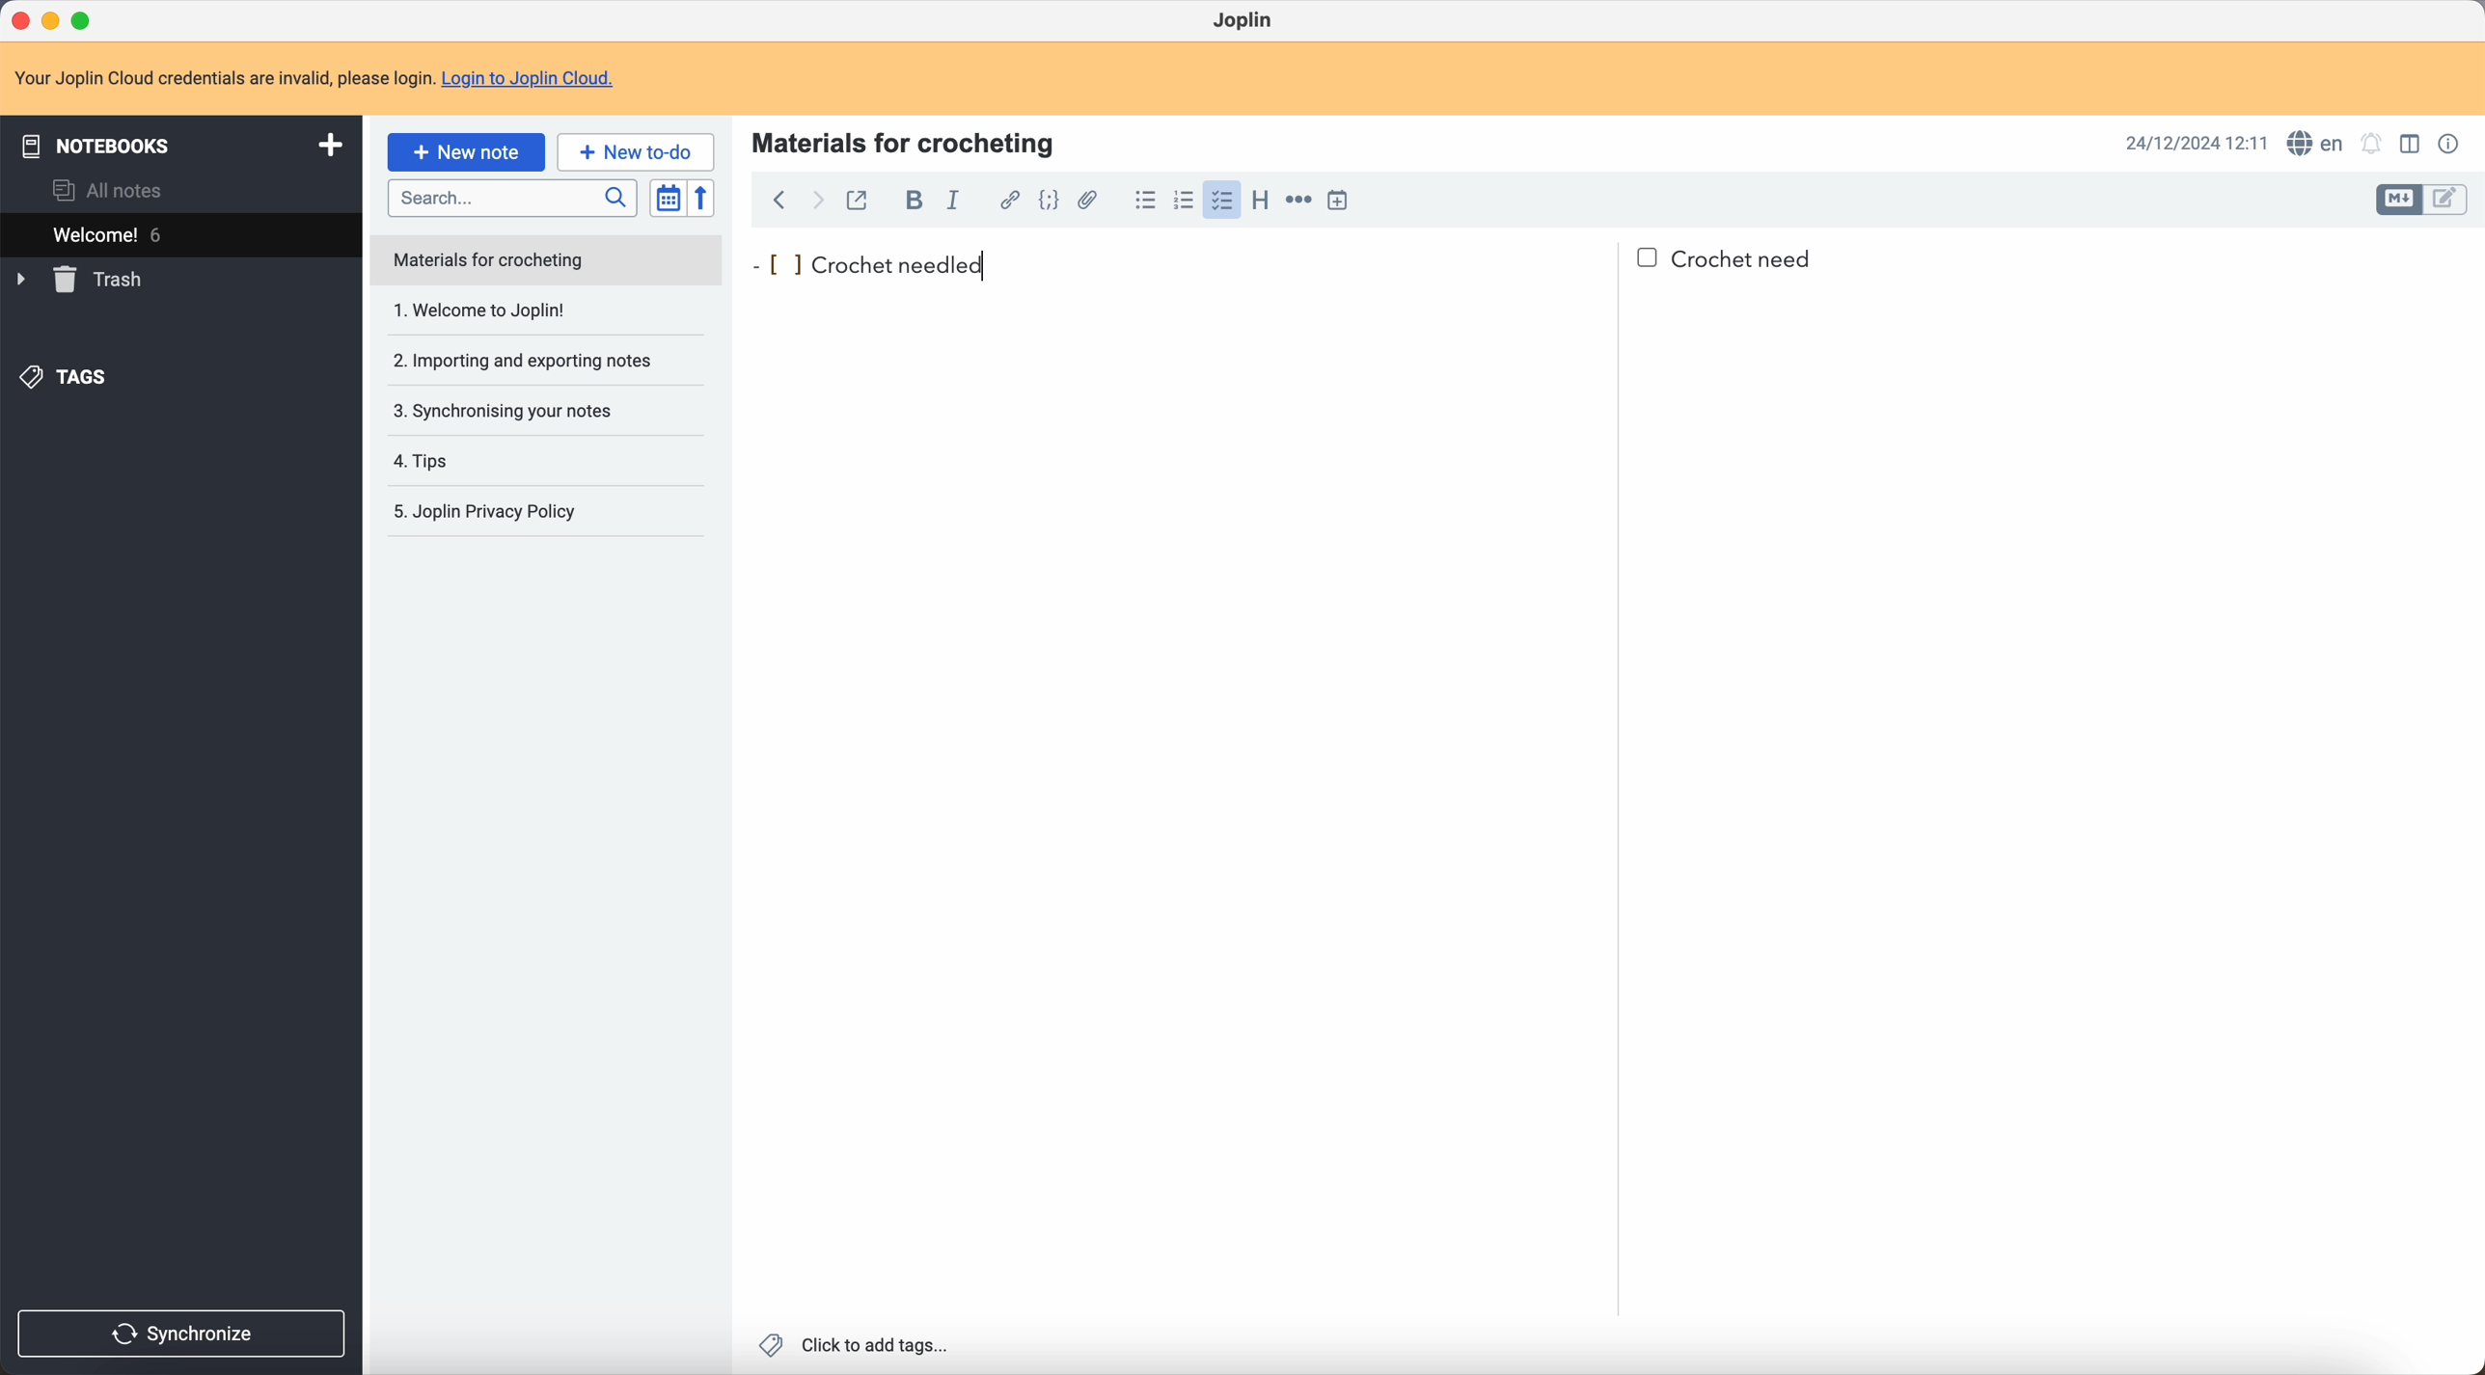 The height and width of the screenshot is (1375, 2485). What do you see at coordinates (468, 151) in the screenshot?
I see `click on new note` at bounding box center [468, 151].